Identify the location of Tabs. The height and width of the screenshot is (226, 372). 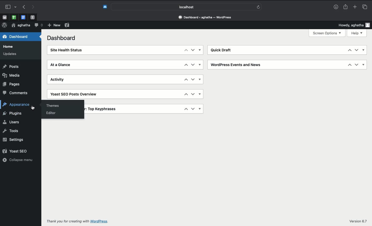
(365, 7).